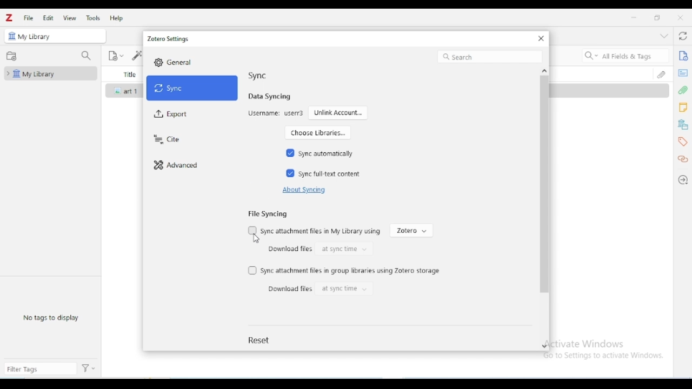  What do you see at coordinates (288, 249) in the screenshot?
I see `download files` at bounding box center [288, 249].